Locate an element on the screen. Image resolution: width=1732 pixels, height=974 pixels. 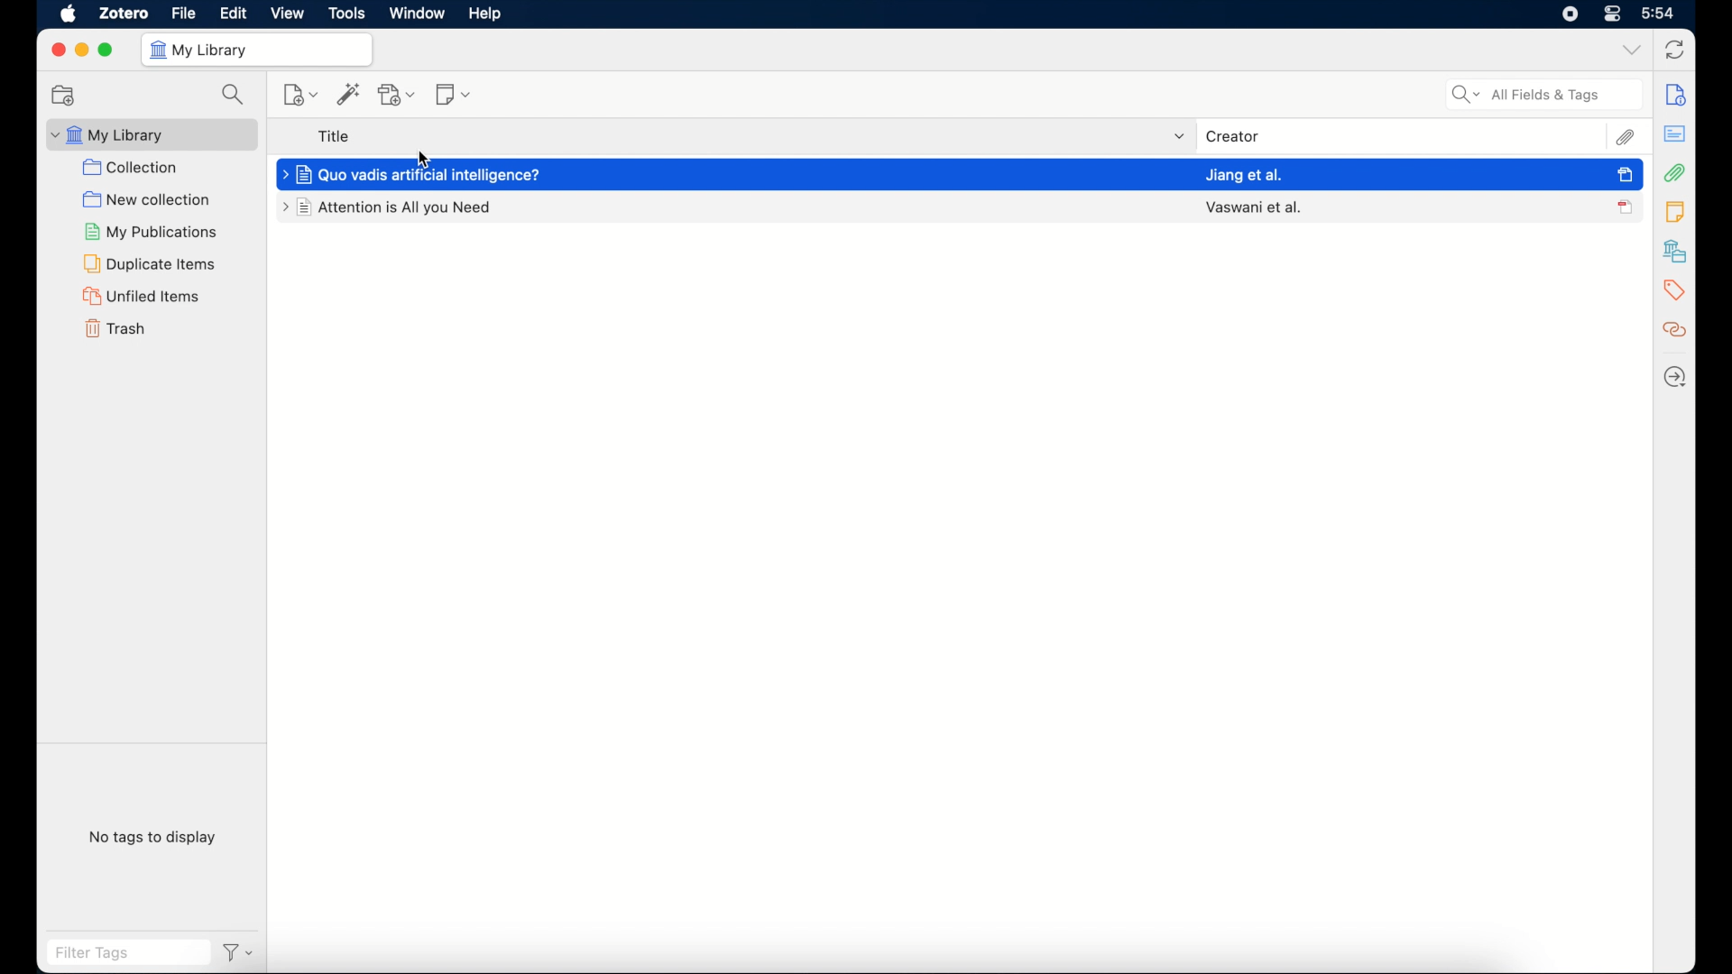
control center is located at coordinates (1569, 14).